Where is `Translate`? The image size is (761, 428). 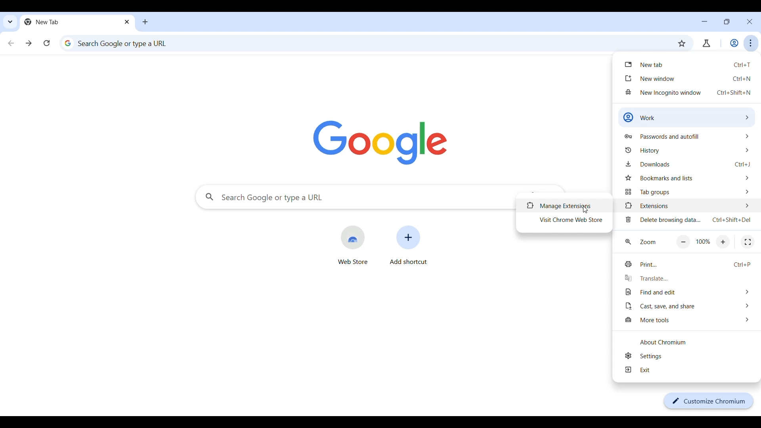 Translate is located at coordinates (688, 278).